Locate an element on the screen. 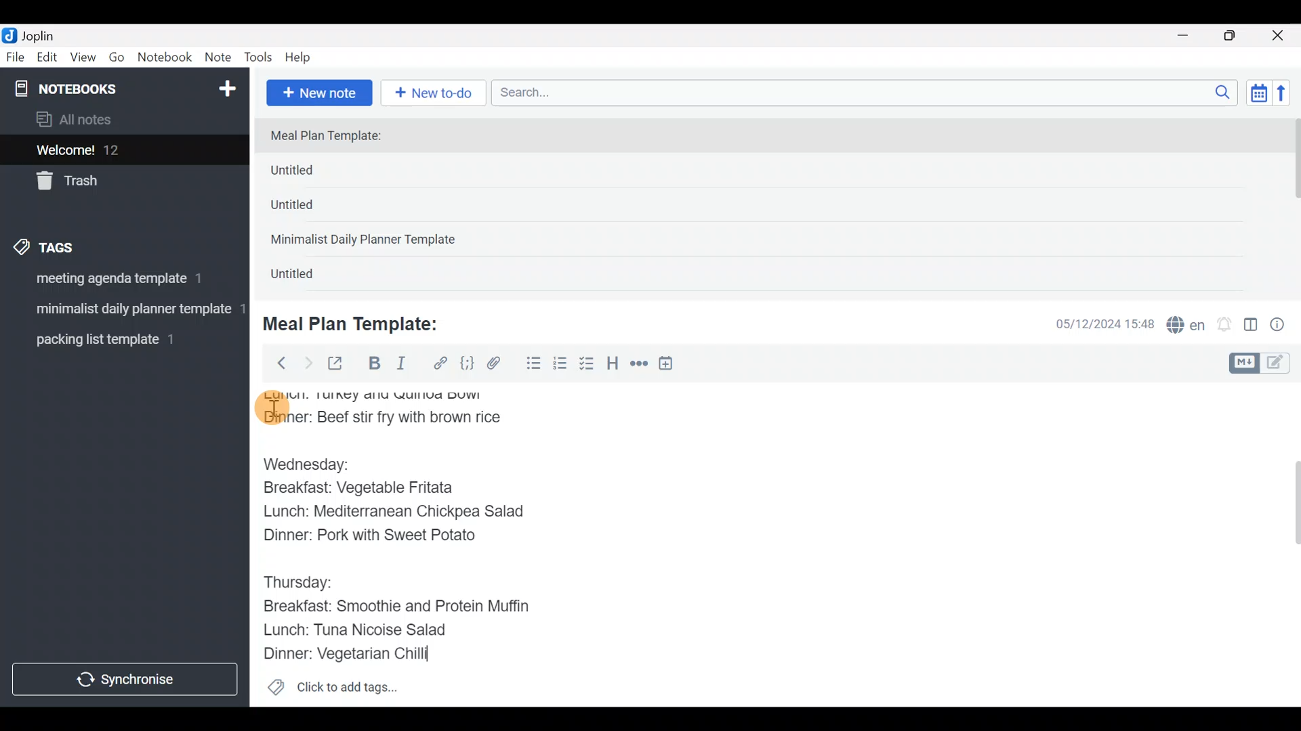 The height and width of the screenshot is (731, 1301). Untitled is located at coordinates (308, 277).